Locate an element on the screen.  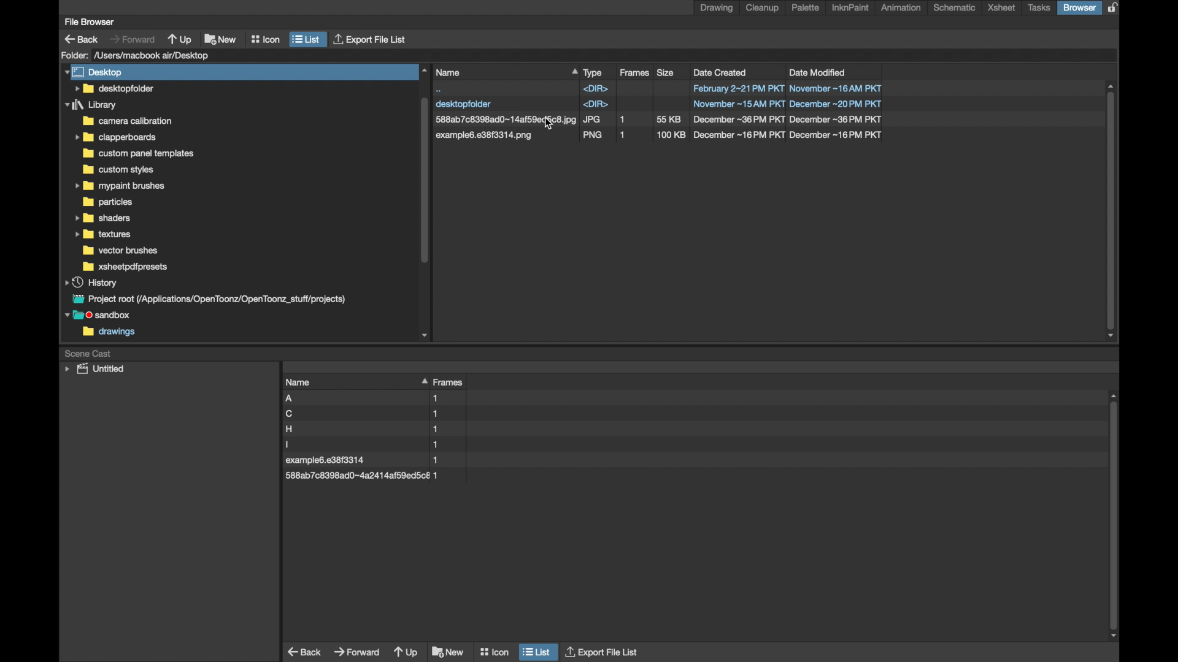
date created is located at coordinates (721, 72).